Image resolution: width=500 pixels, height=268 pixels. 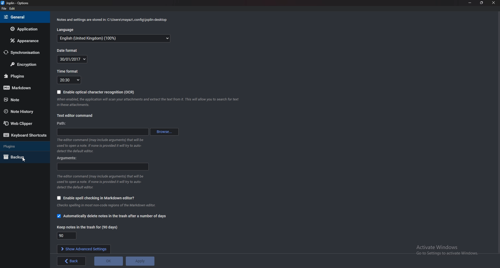 What do you see at coordinates (498, 132) in the screenshot?
I see `scroll bar` at bounding box center [498, 132].